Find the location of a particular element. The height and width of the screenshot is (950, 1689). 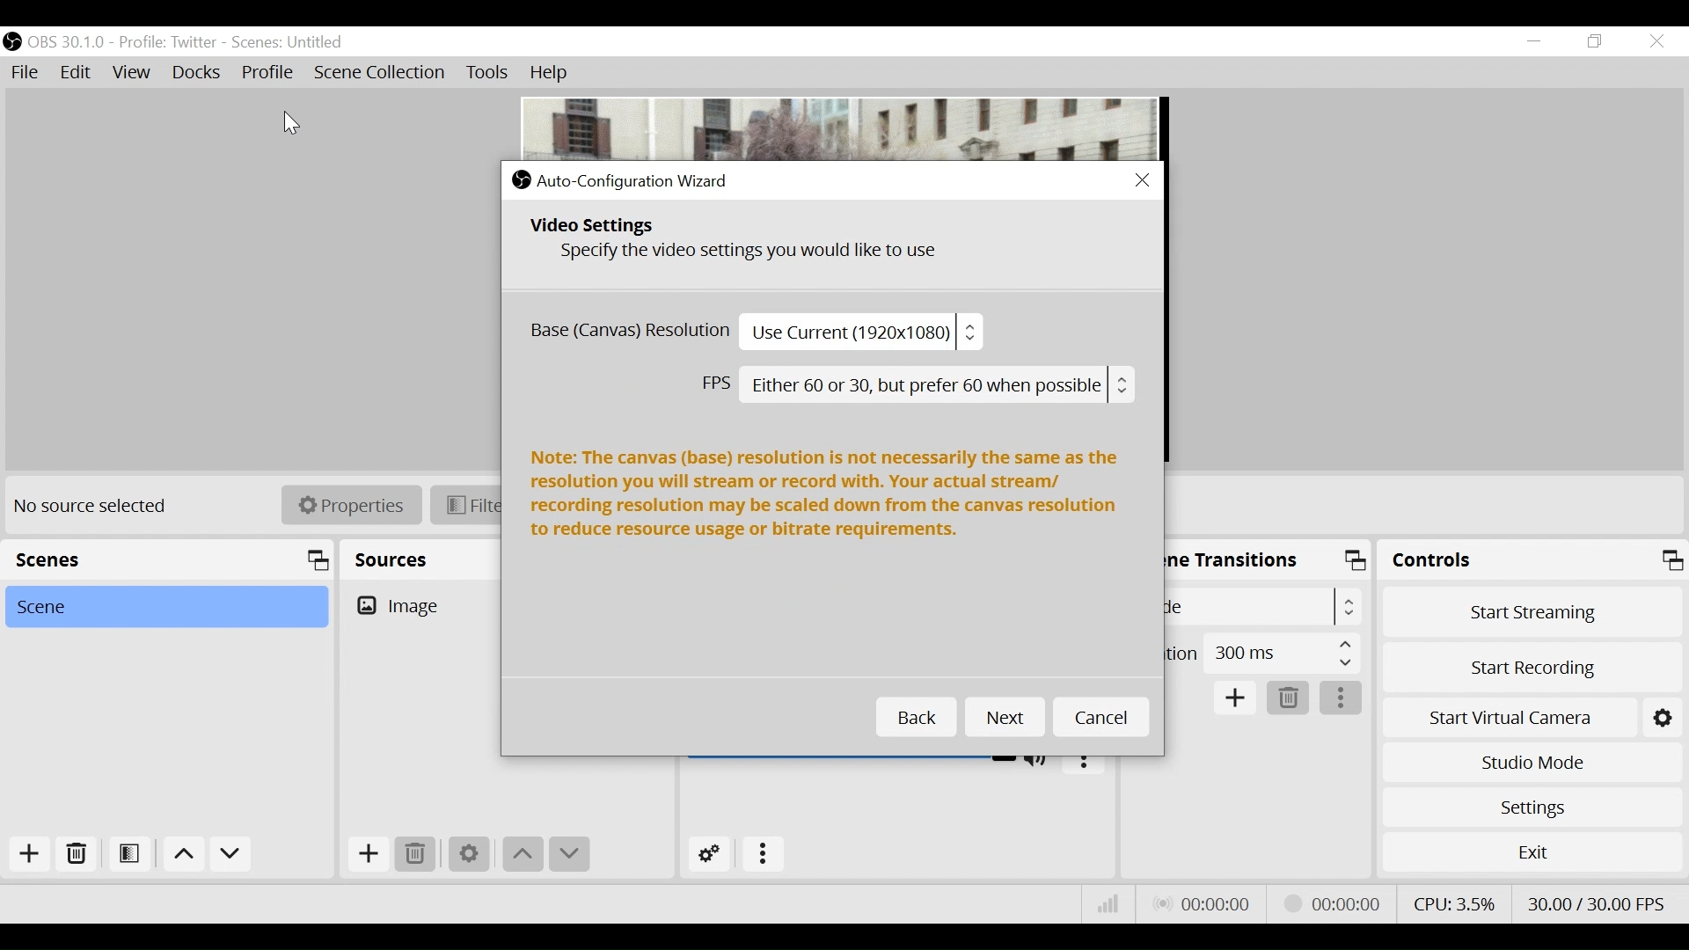

Bitrate is located at coordinates (1108, 906).